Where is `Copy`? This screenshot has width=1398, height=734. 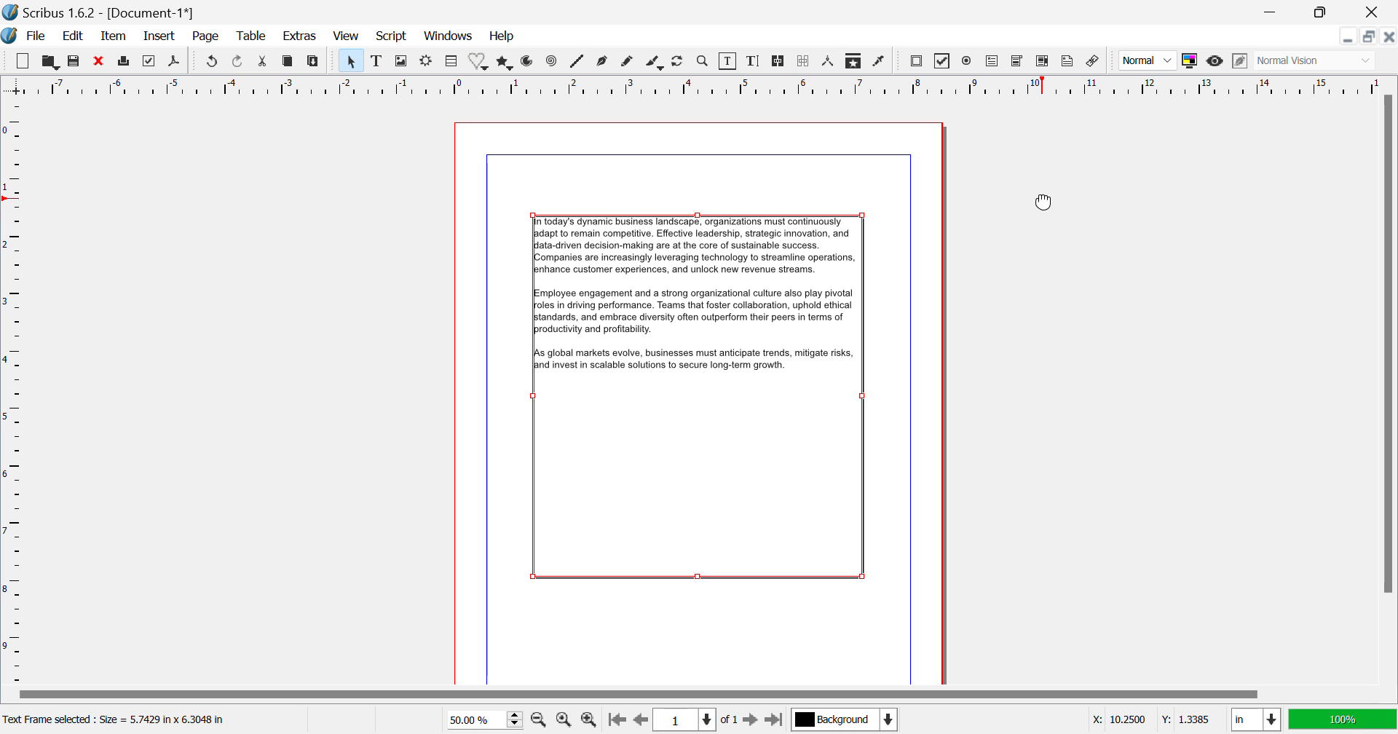 Copy is located at coordinates (290, 61).